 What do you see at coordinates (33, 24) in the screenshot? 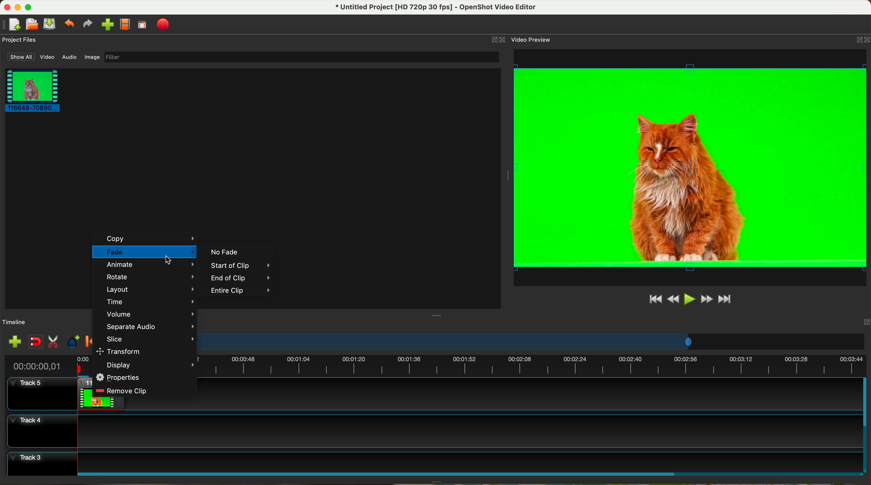
I see `open project` at bounding box center [33, 24].